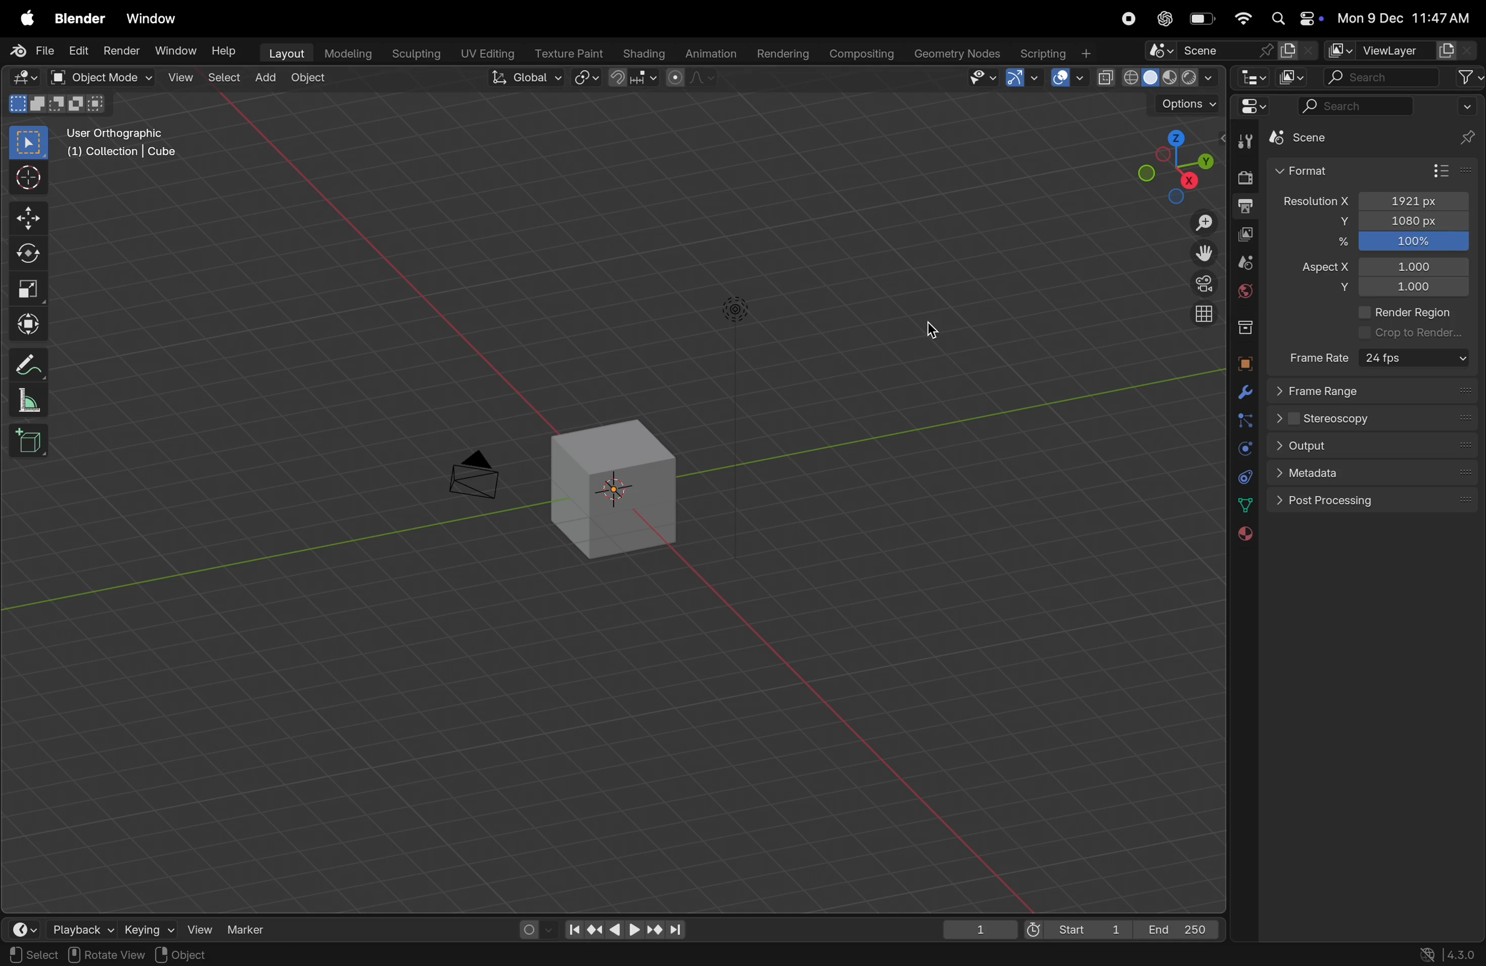  What do you see at coordinates (787, 52) in the screenshot?
I see `Rendering` at bounding box center [787, 52].